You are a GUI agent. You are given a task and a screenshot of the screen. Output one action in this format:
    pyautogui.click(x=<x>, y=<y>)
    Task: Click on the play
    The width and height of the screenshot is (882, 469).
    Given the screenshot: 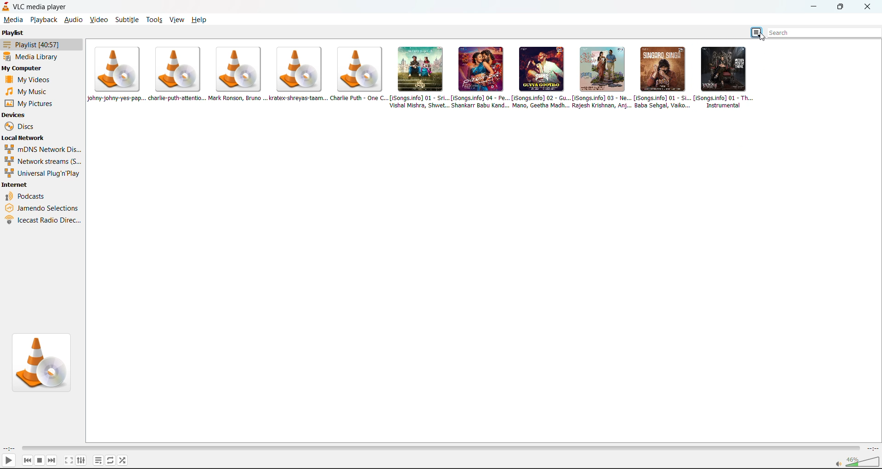 What is the action you would take?
    pyautogui.click(x=8, y=462)
    